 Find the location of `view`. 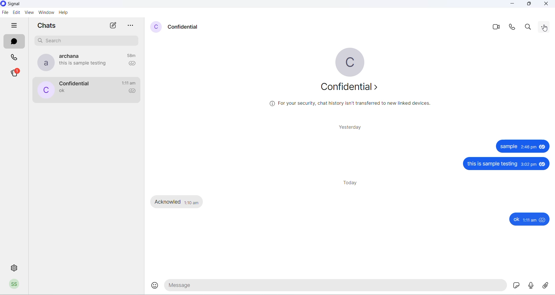

view is located at coordinates (29, 13).